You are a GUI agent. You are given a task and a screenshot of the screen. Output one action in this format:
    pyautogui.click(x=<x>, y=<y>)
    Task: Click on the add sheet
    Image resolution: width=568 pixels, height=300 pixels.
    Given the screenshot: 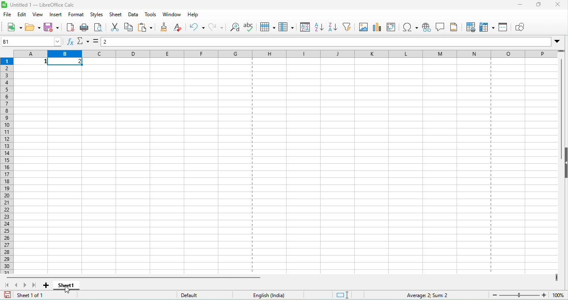 What is the action you would take?
    pyautogui.click(x=46, y=285)
    